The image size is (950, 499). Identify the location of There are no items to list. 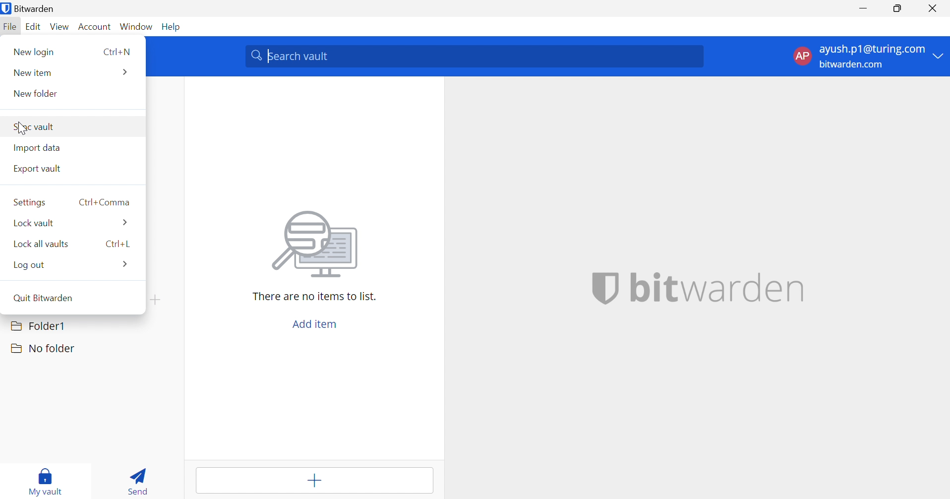
(316, 297).